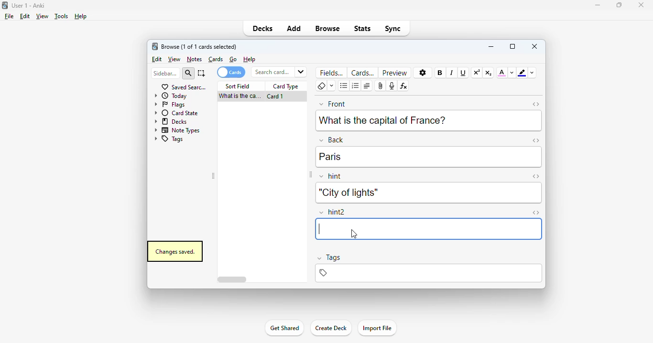  I want to click on toggle sidebar, so click(310, 175).